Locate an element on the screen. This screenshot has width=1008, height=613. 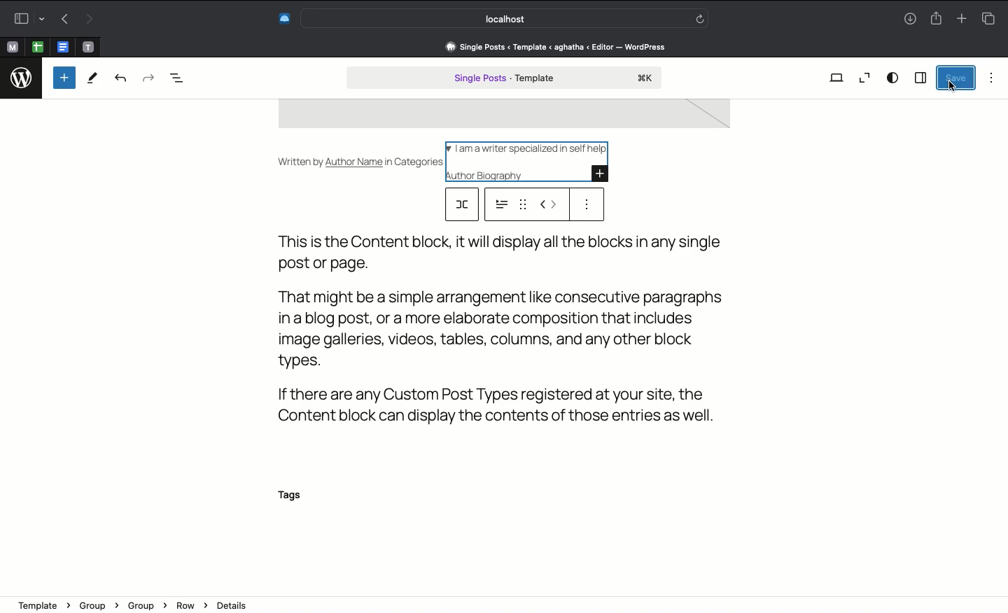
Zoom out is located at coordinates (864, 78).